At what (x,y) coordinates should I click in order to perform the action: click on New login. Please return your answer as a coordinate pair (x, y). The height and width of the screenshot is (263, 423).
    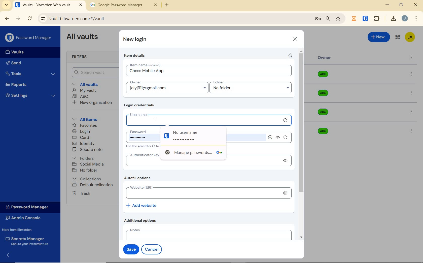
    Looking at the image, I should click on (135, 40).